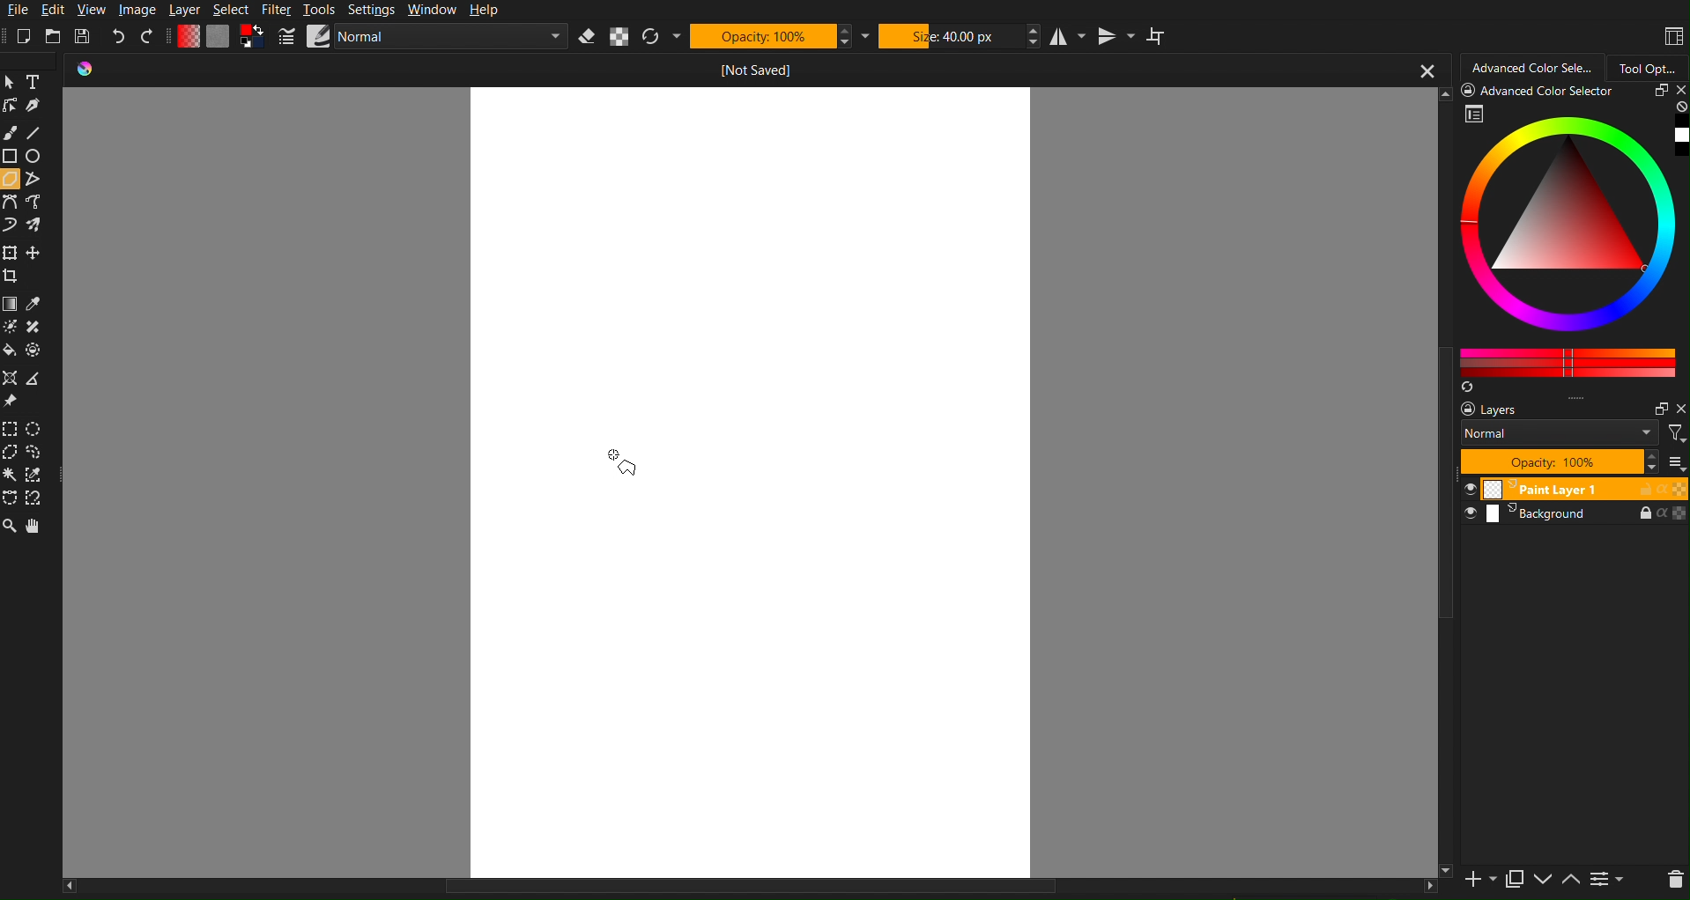 The width and height of the screenshot is (1690, 900). Describe the element at coordinates (11, 377) in the screenshot. I see `assistant tool` at that location.